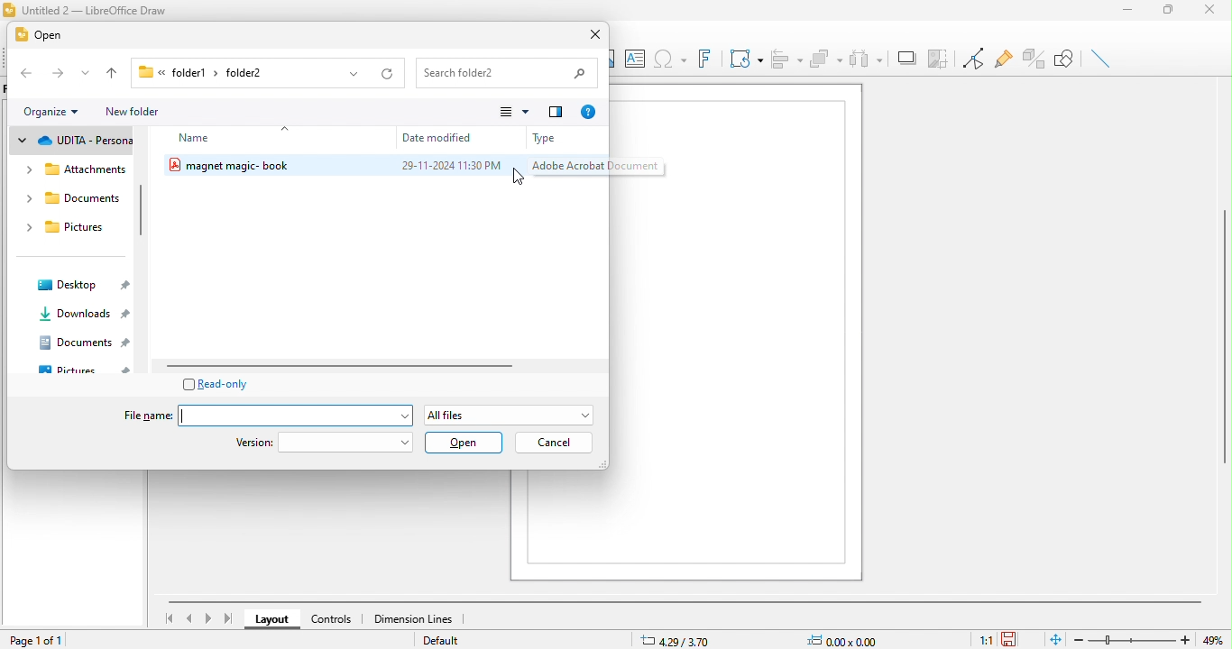  Describe the element at coordinates (50, 113) in the screenshot. I see `organize` at that location.